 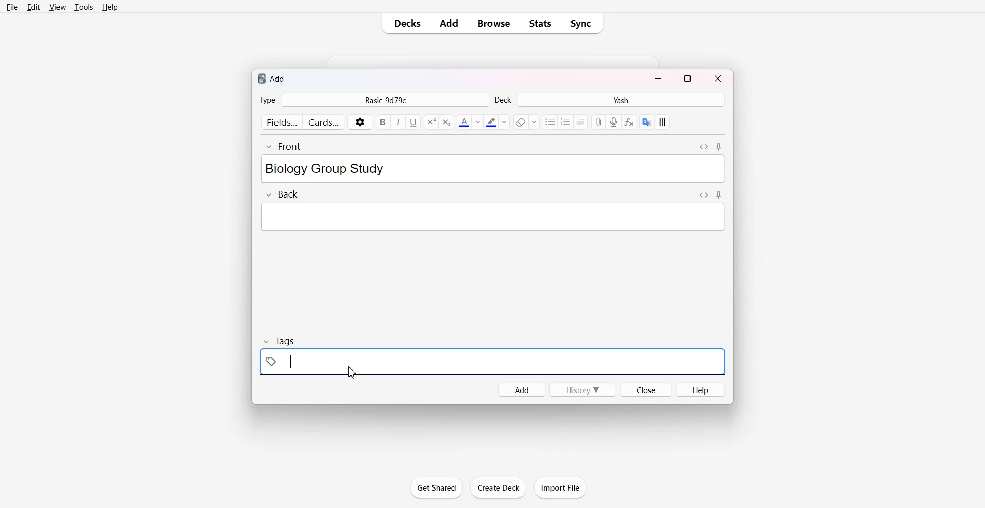 What do you see at coordinates (360, 122) in the screenshot?
I see `Settings` at bounding box center [360, 122].